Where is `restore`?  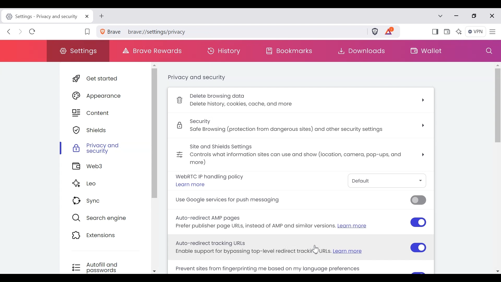
restore is located at coordinates (476, 16).